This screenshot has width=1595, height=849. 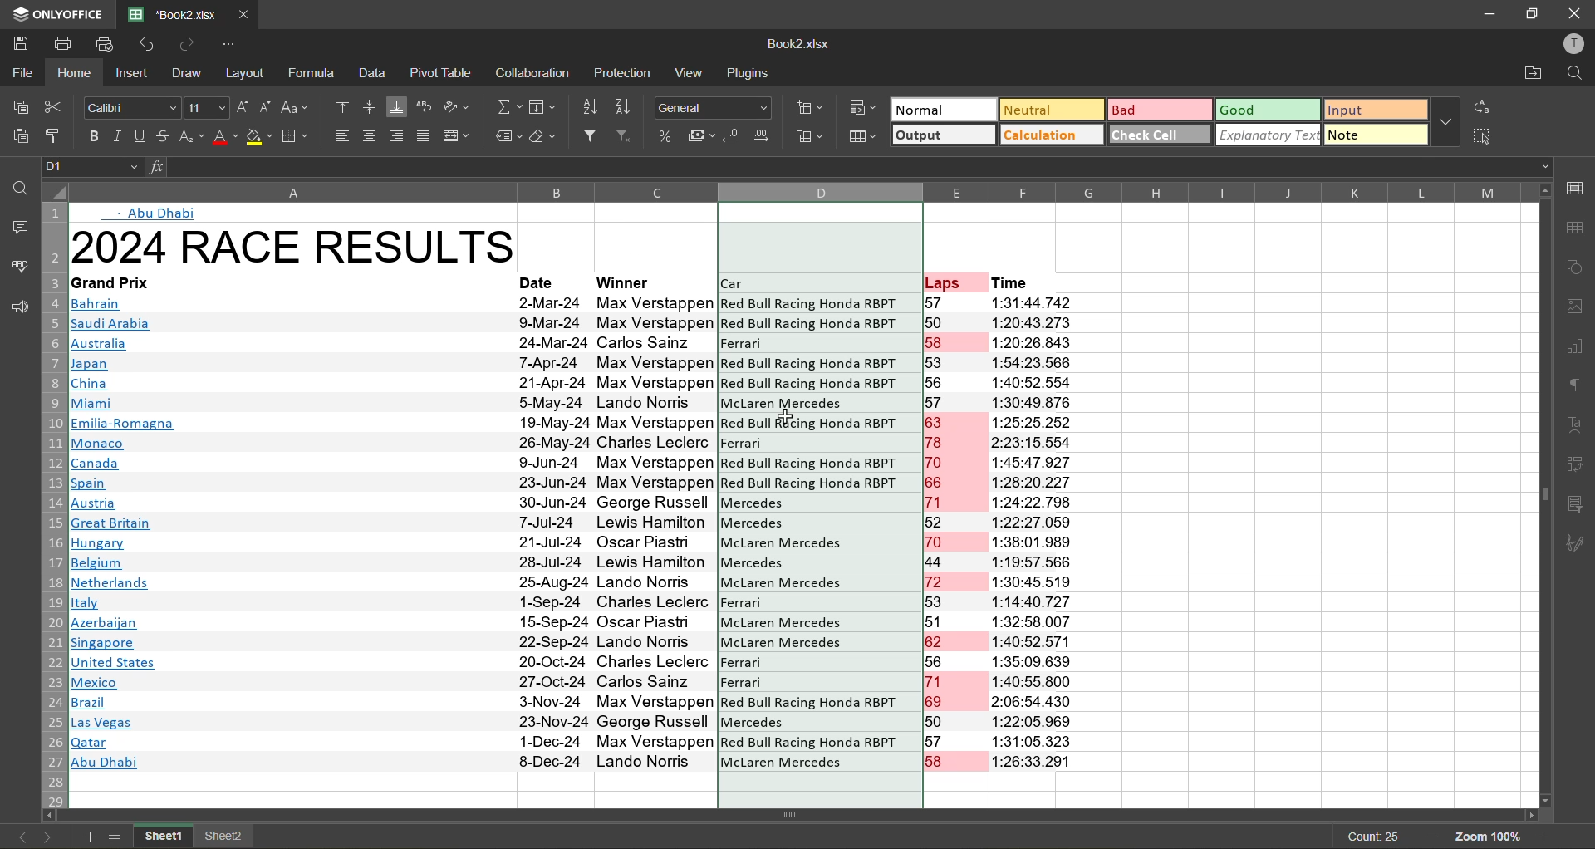 I want to click on shapes, so click(x=1579, y=269).